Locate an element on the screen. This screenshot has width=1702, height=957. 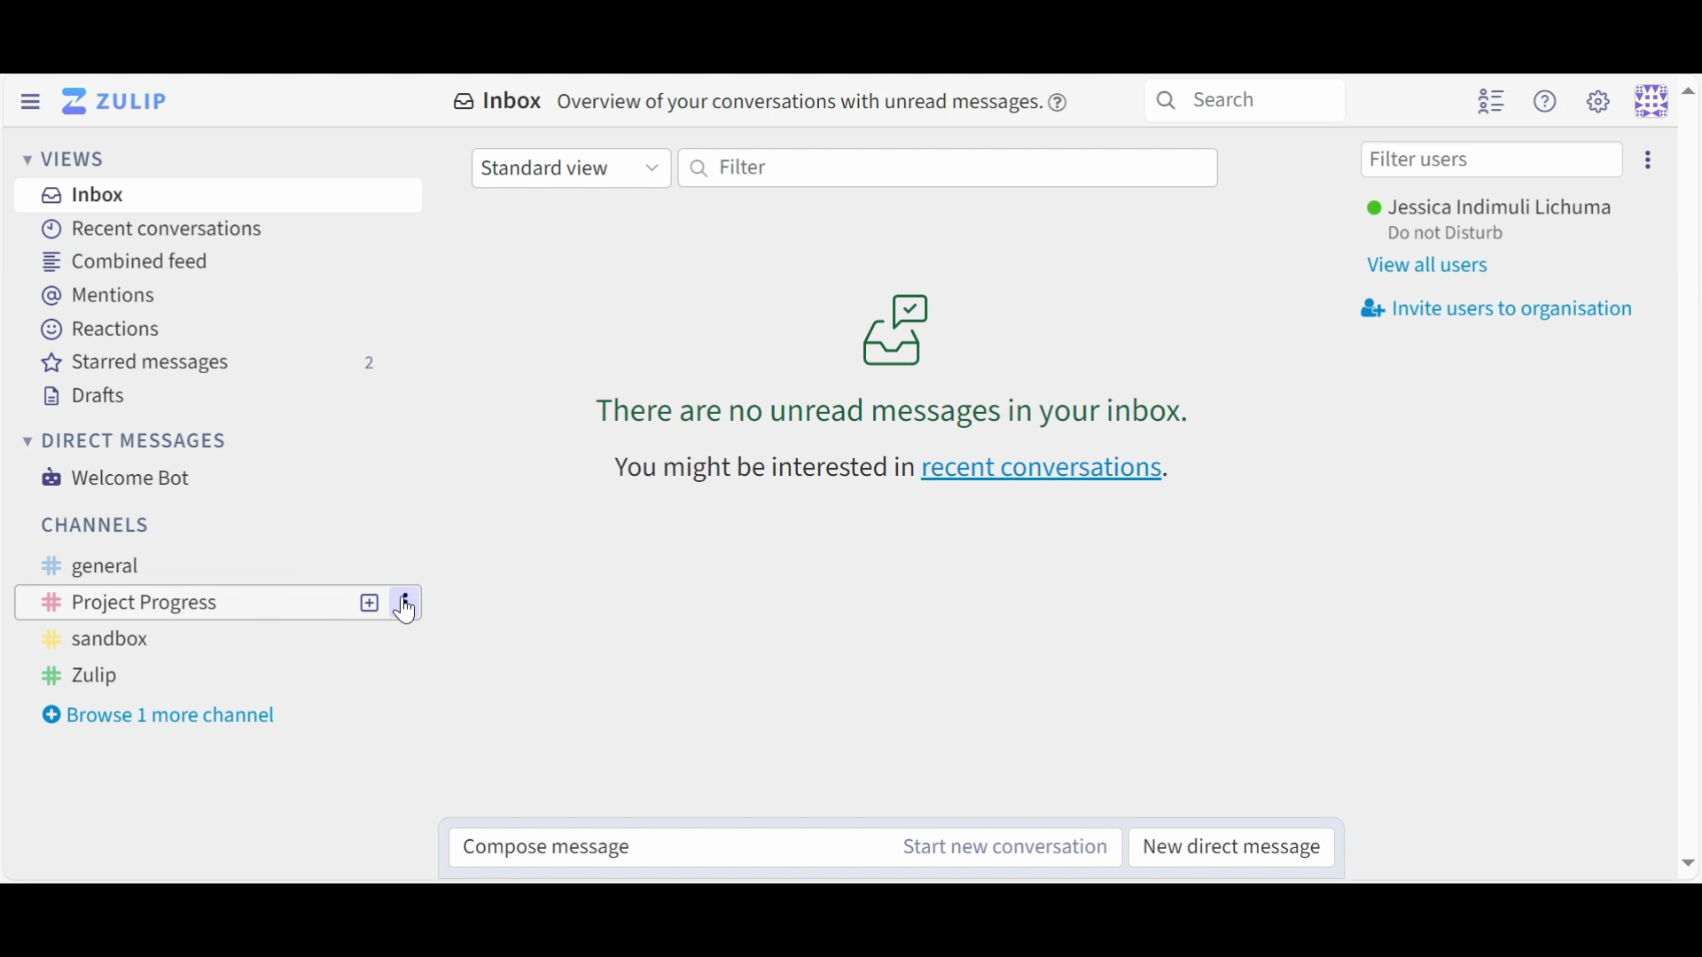
New direct message is located at coordinates (1228, 846).